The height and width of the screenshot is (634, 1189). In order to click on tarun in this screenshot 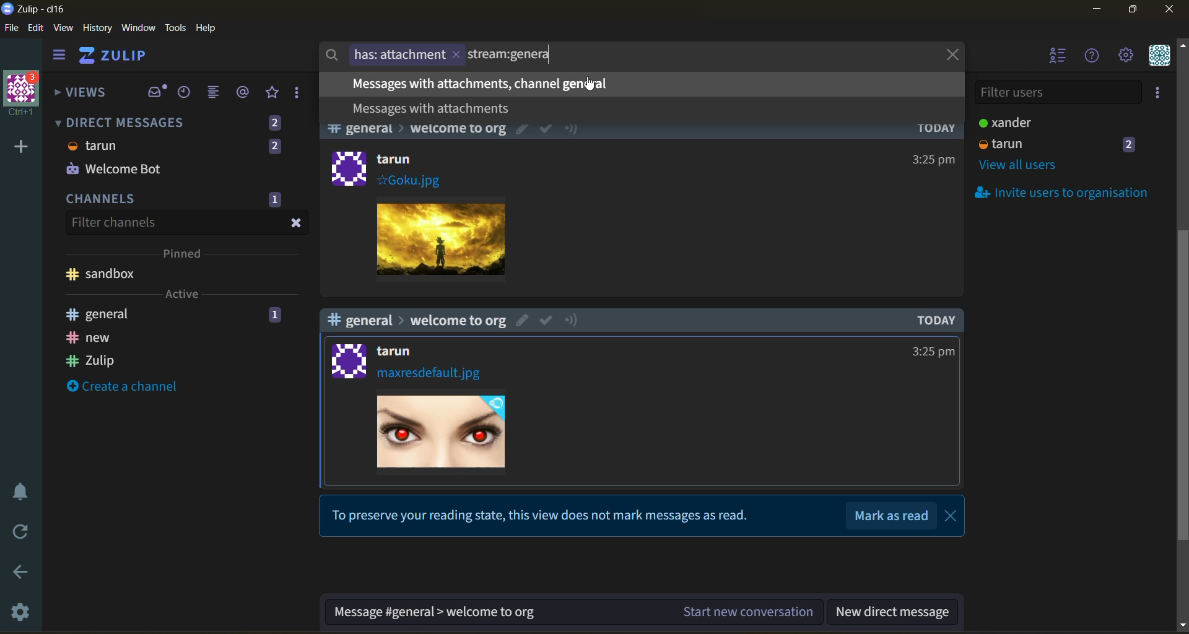, I will do `click(1002, 144)`.